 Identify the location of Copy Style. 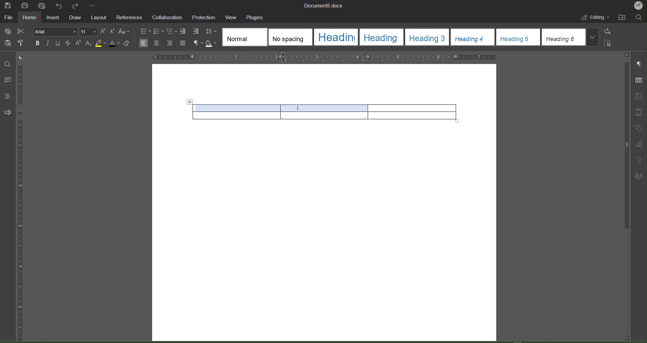
(23, 44).